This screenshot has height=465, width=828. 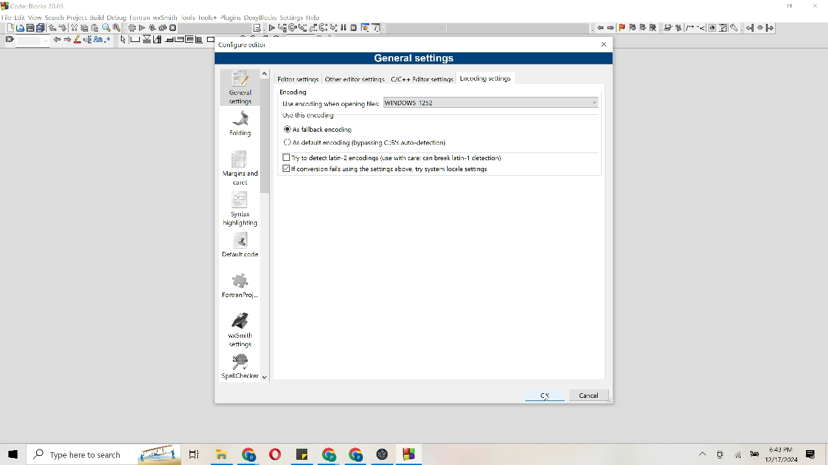 What do you see at coordinates (490, 103) in the screenshot?
I see `Windows 1252` at bounding box center [490, 103].